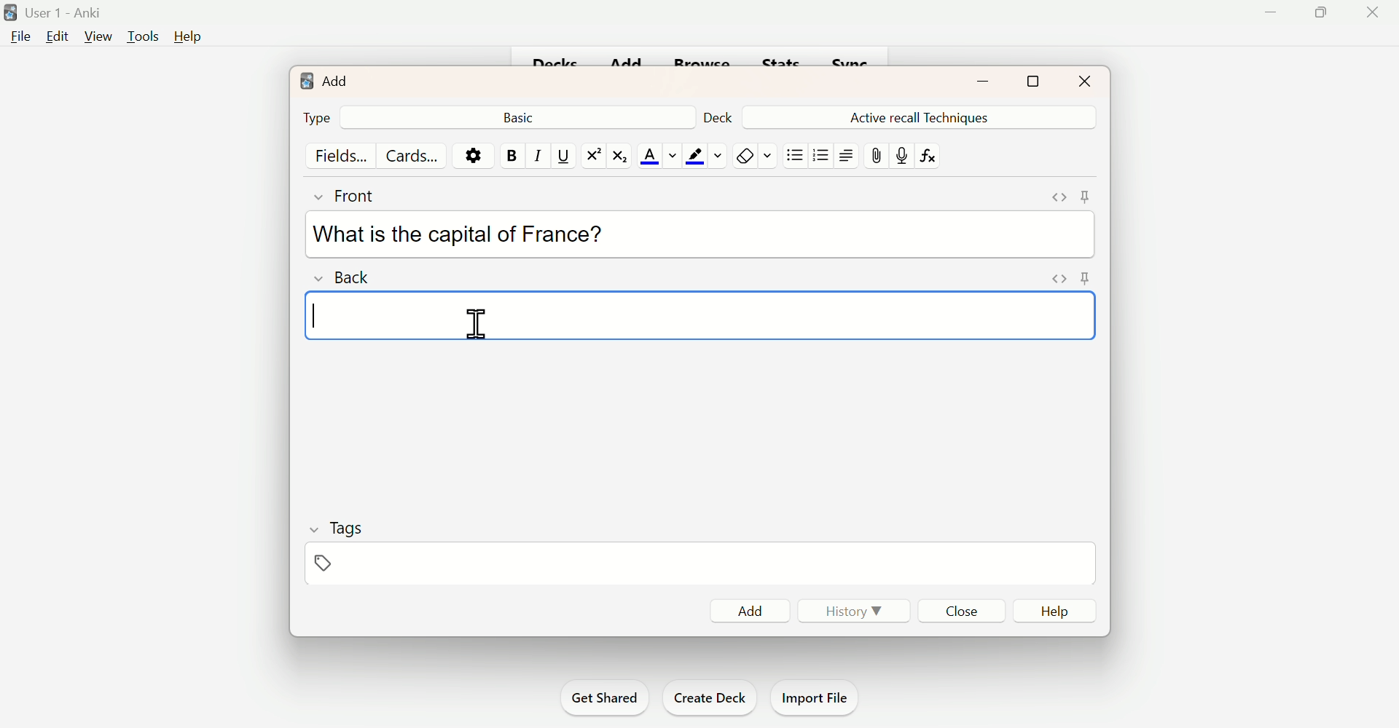 This screenshot has height=728, width=1399. I want to click on Underline, so click(563, 157).